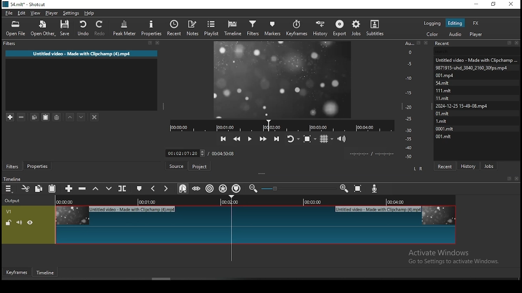 This screenshot has width=522, height=293. I want to click on toggle grid display on the player, so click(327, 139).